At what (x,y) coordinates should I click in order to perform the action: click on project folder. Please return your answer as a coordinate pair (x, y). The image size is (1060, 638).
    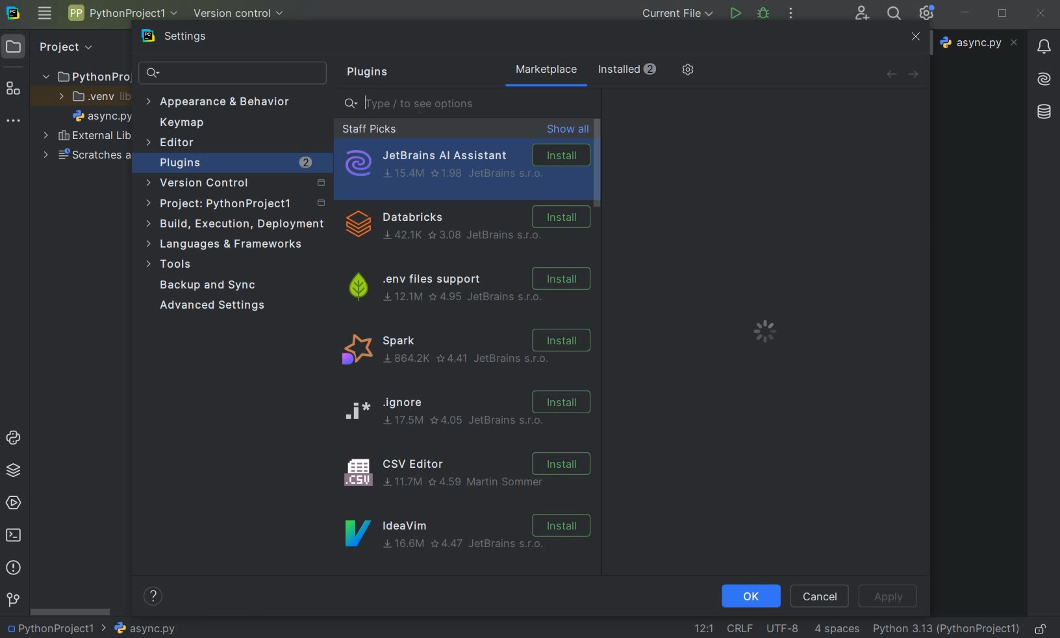
    Looking at the image, I should click on (81, 76).